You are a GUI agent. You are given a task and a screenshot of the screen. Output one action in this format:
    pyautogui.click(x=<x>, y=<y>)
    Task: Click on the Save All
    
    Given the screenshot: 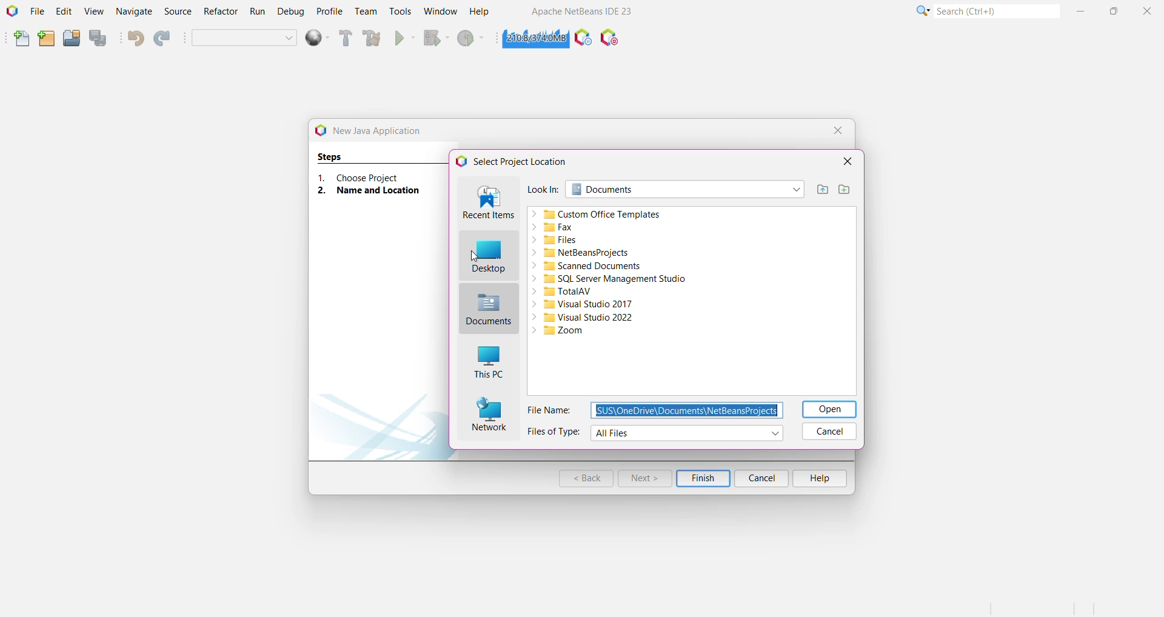 What is the action you would take?
    pyautogui.click(x=99, y=39)
    